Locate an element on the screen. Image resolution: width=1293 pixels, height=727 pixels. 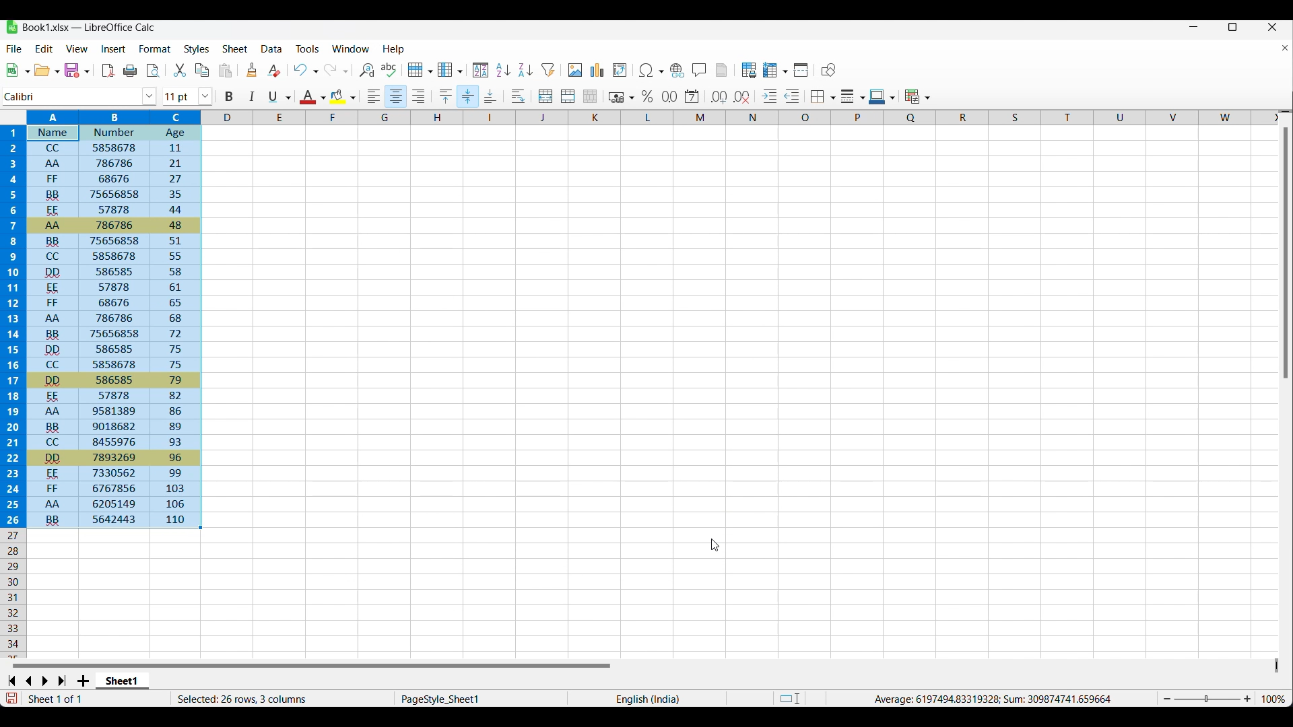
Current sheet is located at coordinates (123, 681).